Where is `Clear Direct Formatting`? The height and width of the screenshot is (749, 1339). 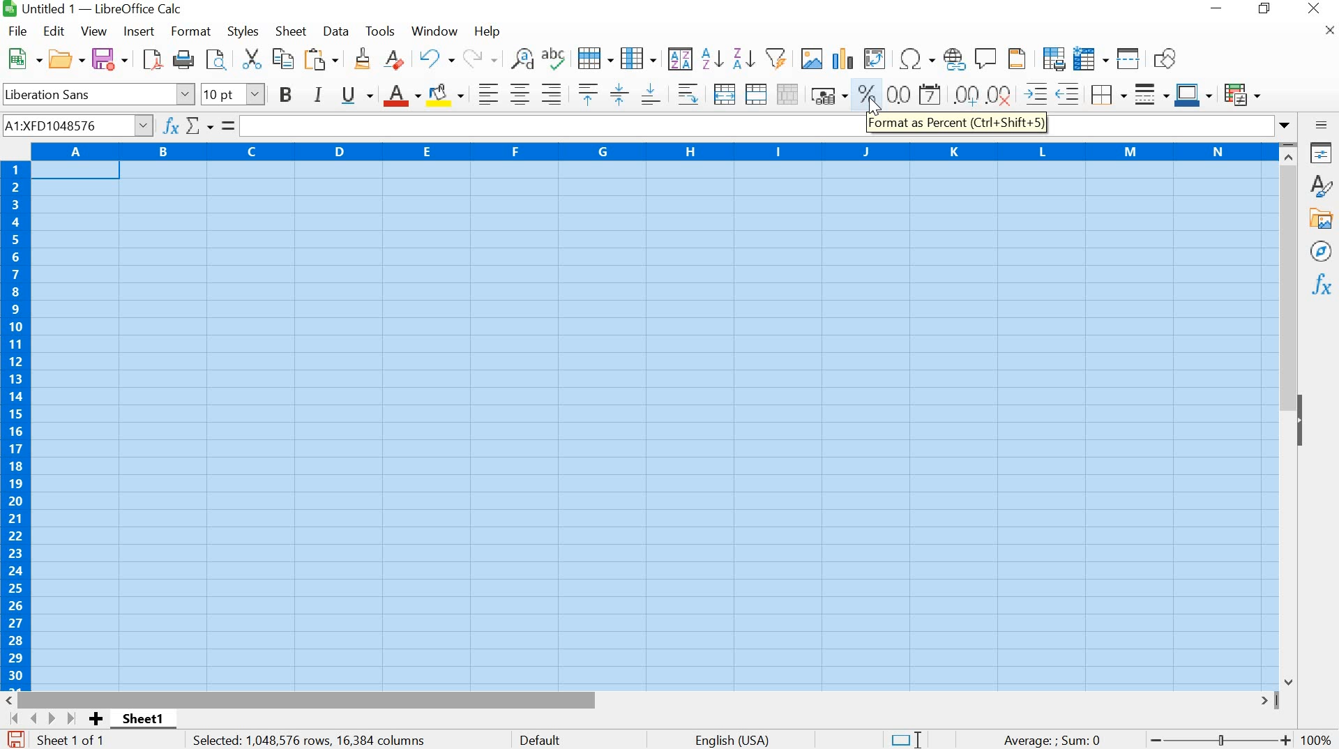 Clear Direct Formatting is located at coordinates (393, 59).